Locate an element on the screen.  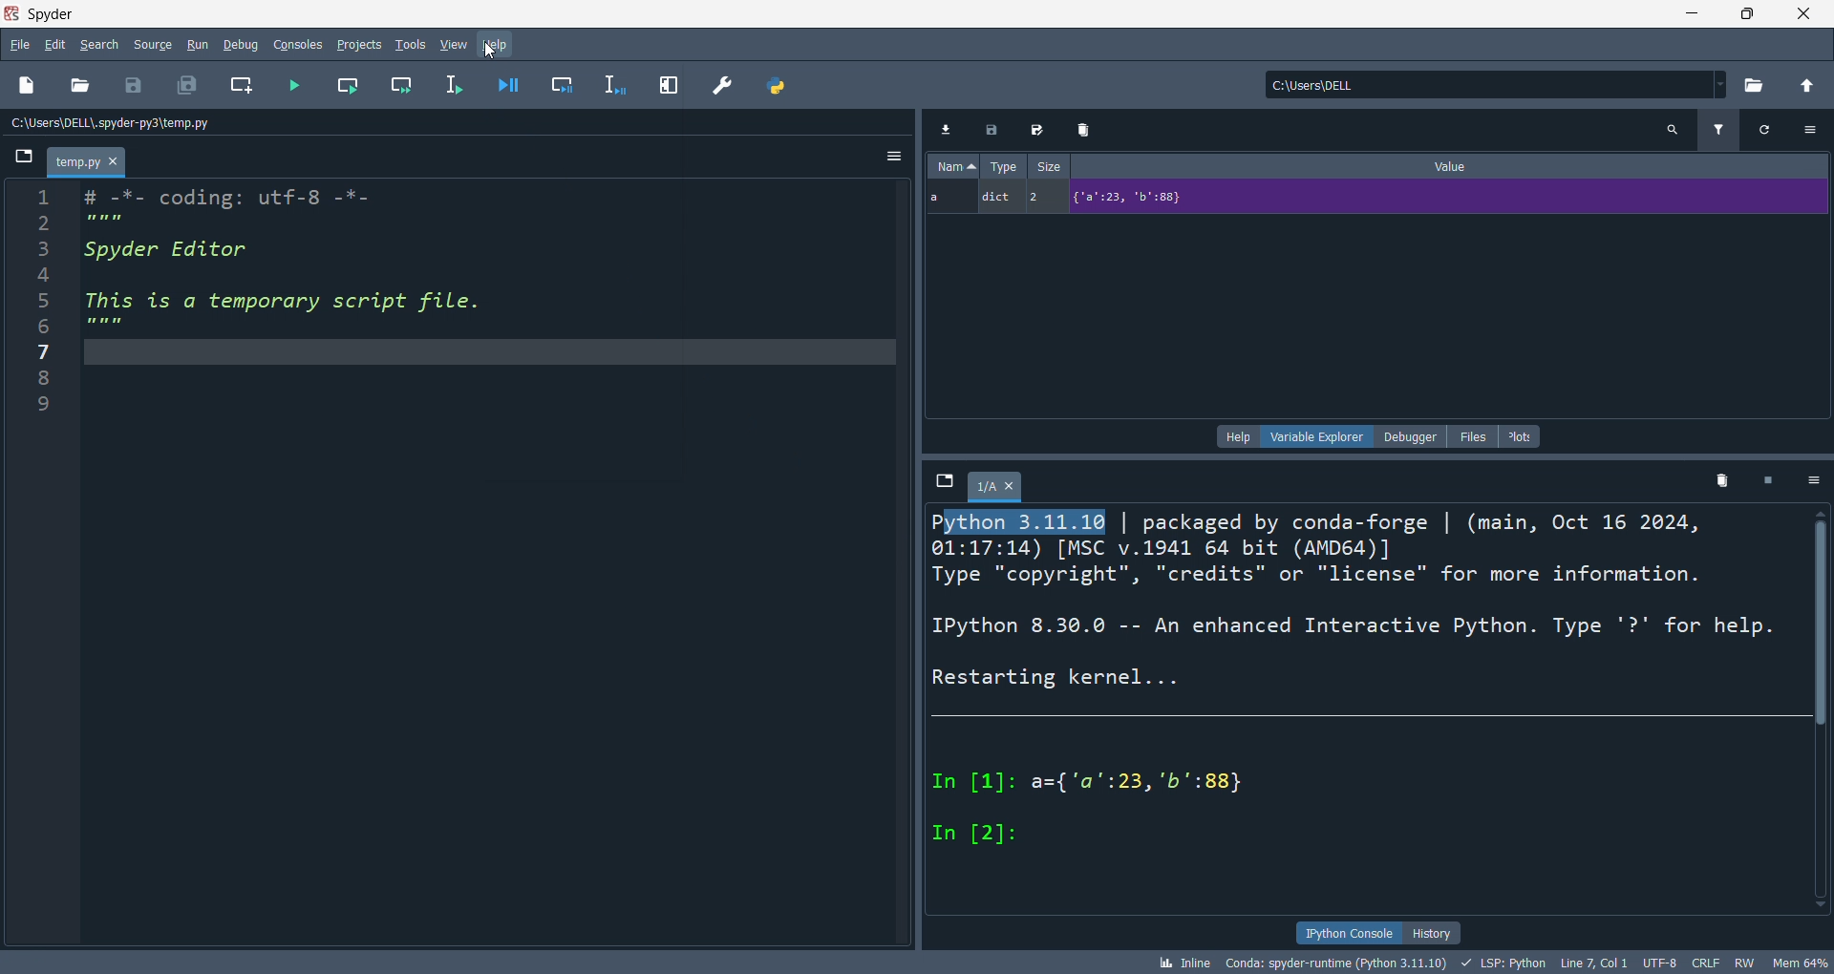
Value is located at coordinates (1450, 166).